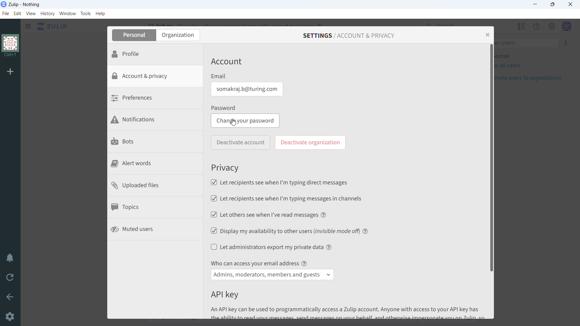  I want to click on let others see when i've read messages, so click(263, 214).